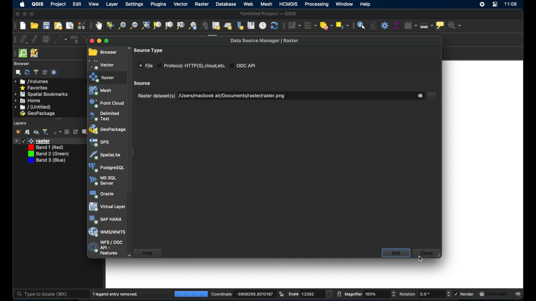 Image resolution: width=536 pixels, height=301 pixels. I want to click on pan map to selection, so click(111, 26).